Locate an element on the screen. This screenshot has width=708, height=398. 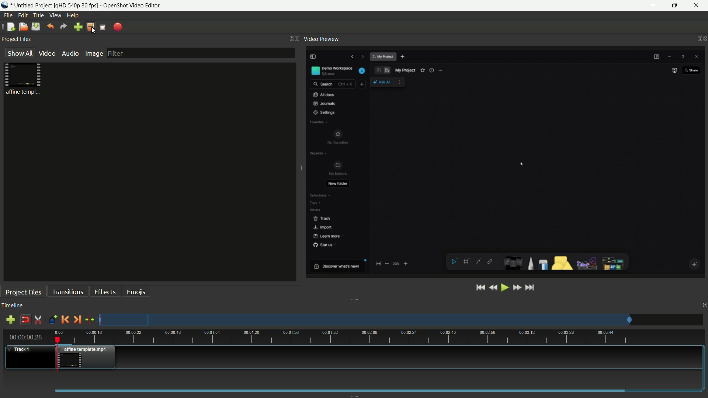
disable snap is located at coordinates (25, 320).